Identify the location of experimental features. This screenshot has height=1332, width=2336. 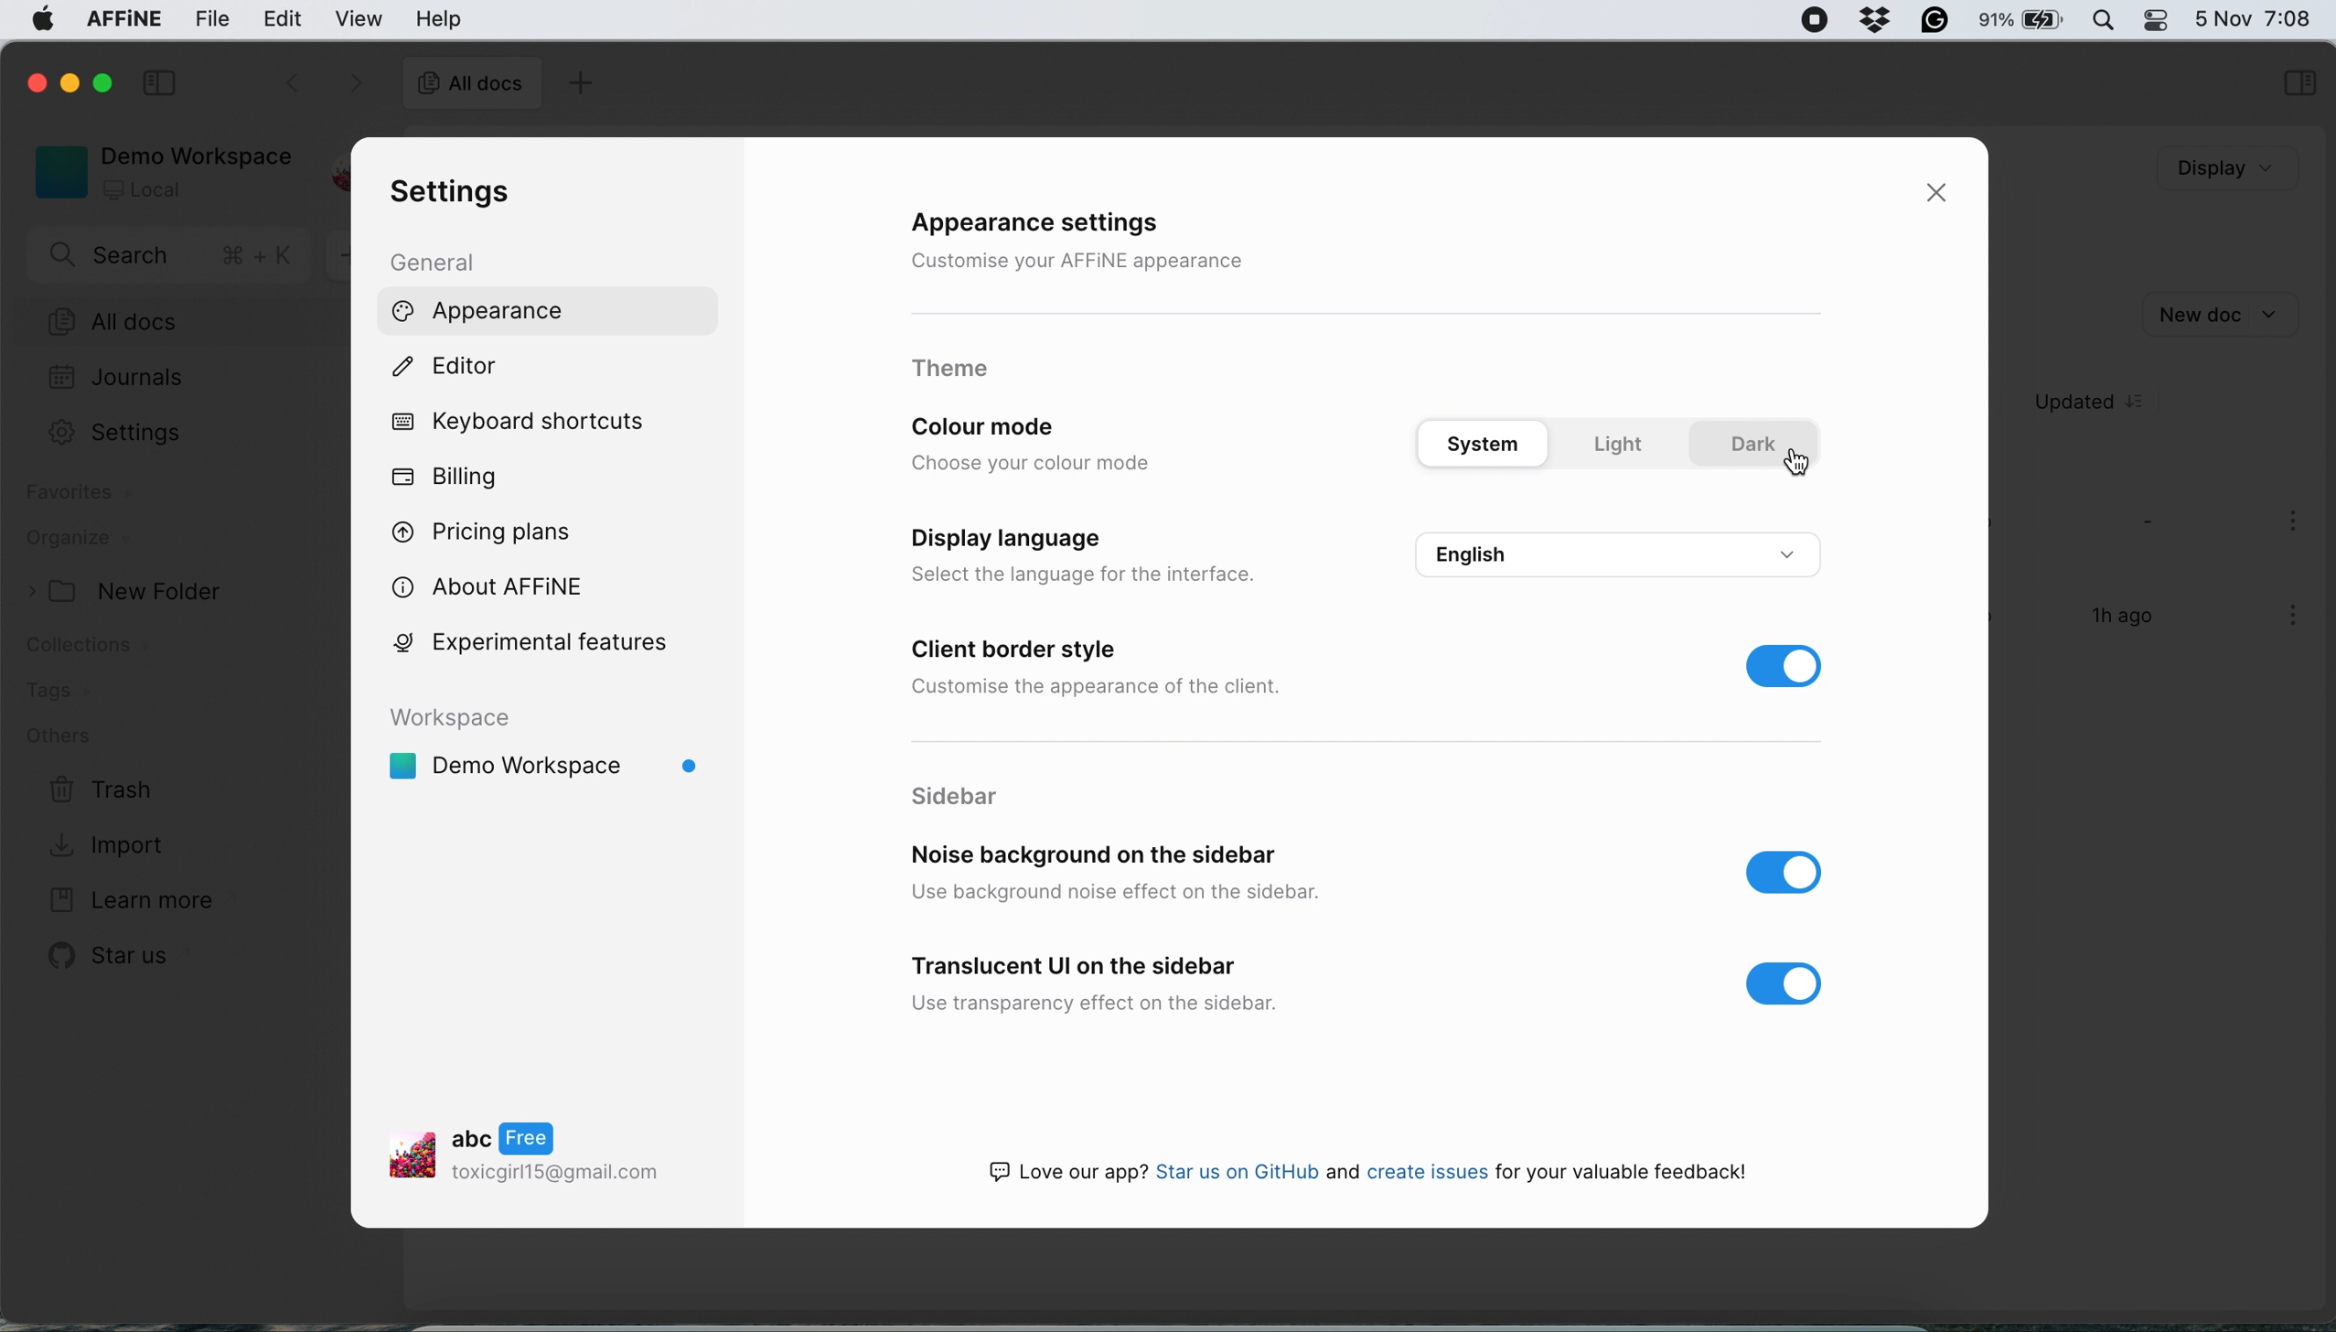
(545, 647).